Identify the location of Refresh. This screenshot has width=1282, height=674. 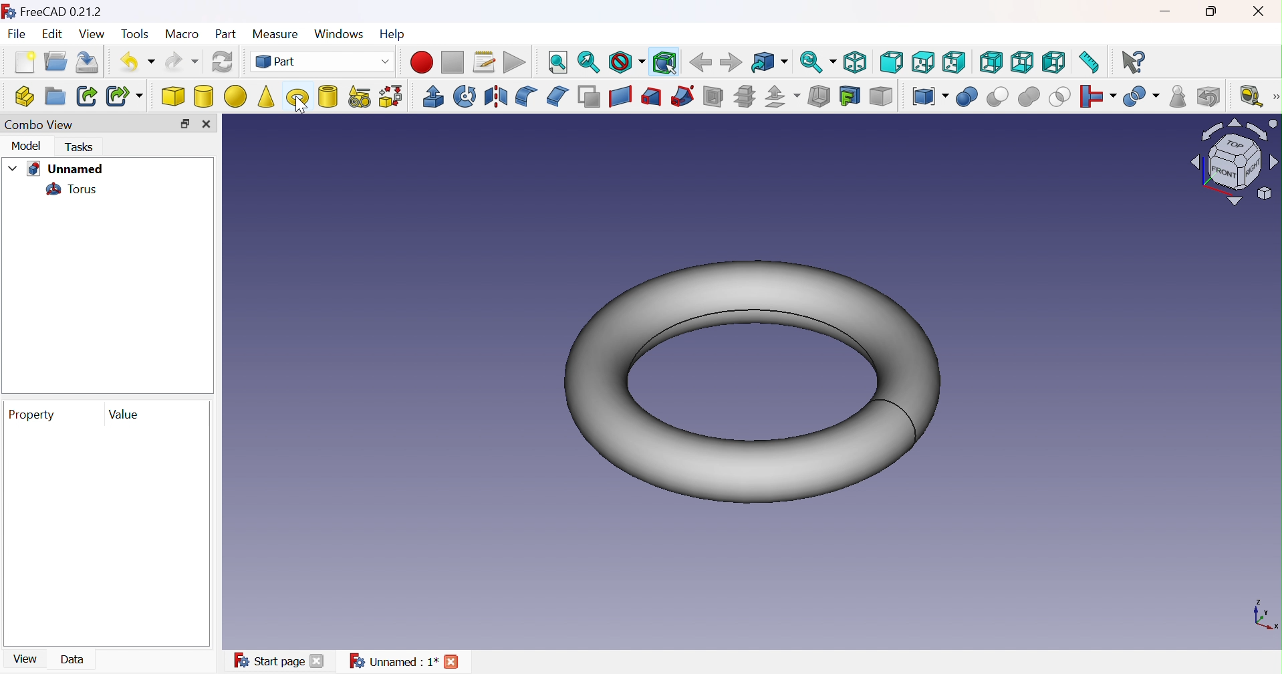
(221, 62).